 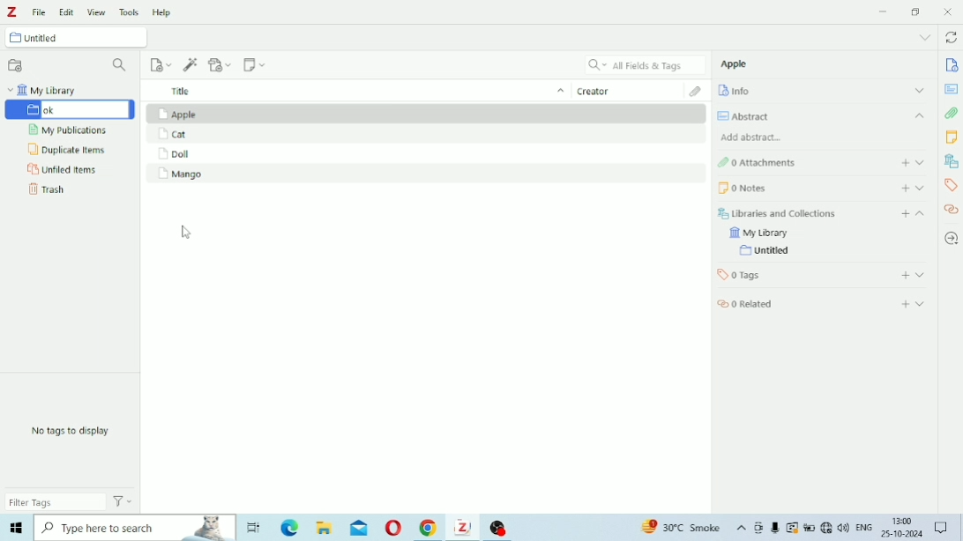 What do you see at coordinates (952, 37) in the screenshot?
I see `Sync` at bounding box center [952, 37].